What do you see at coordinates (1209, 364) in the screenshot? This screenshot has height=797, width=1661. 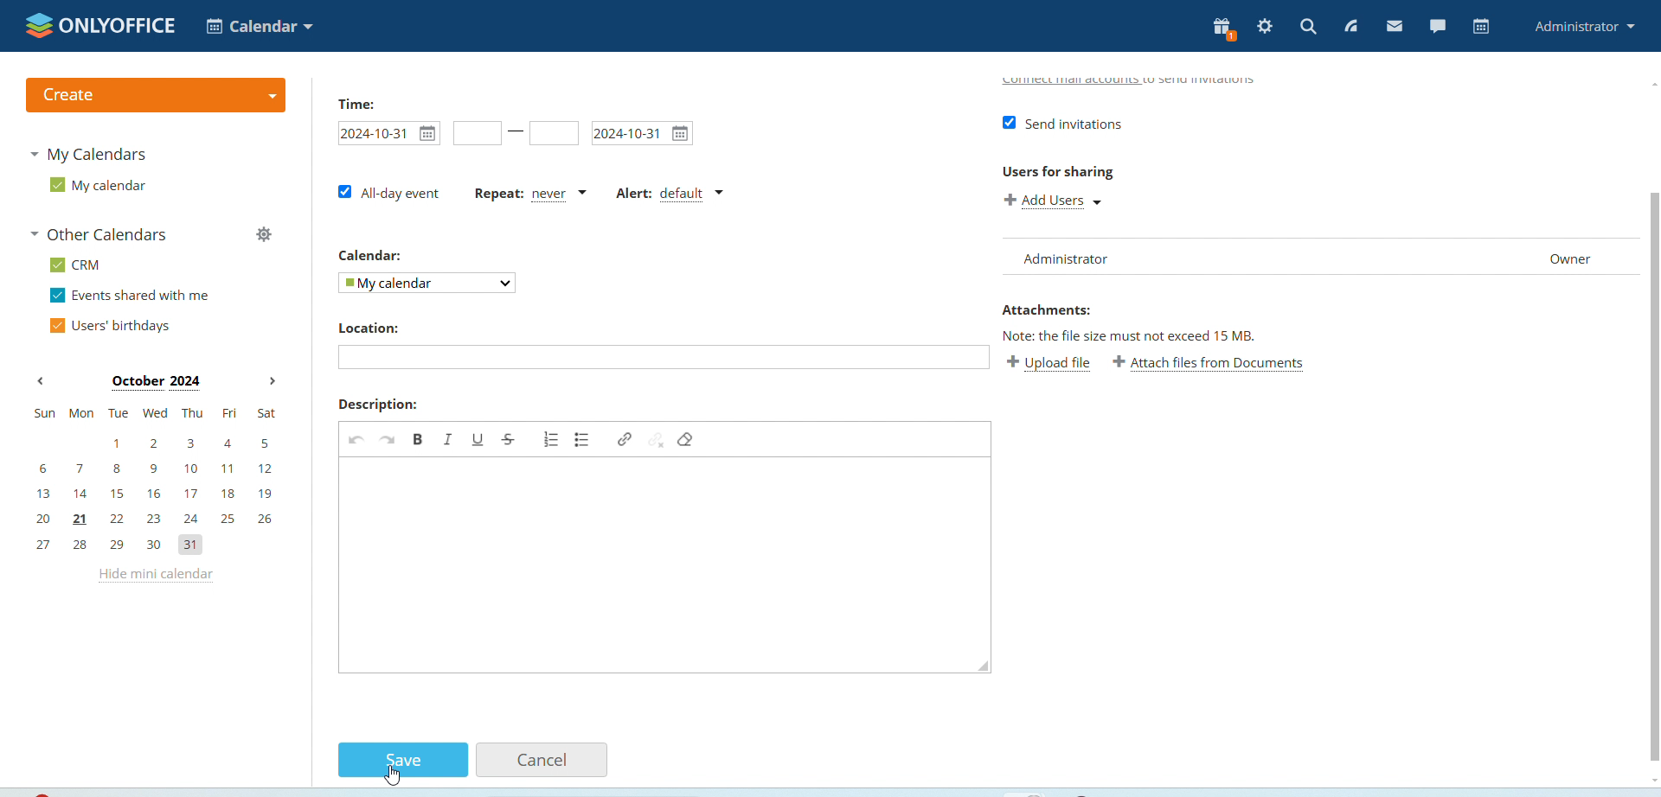 I see `Attach file from documents` at bounding box center [1209, 364].